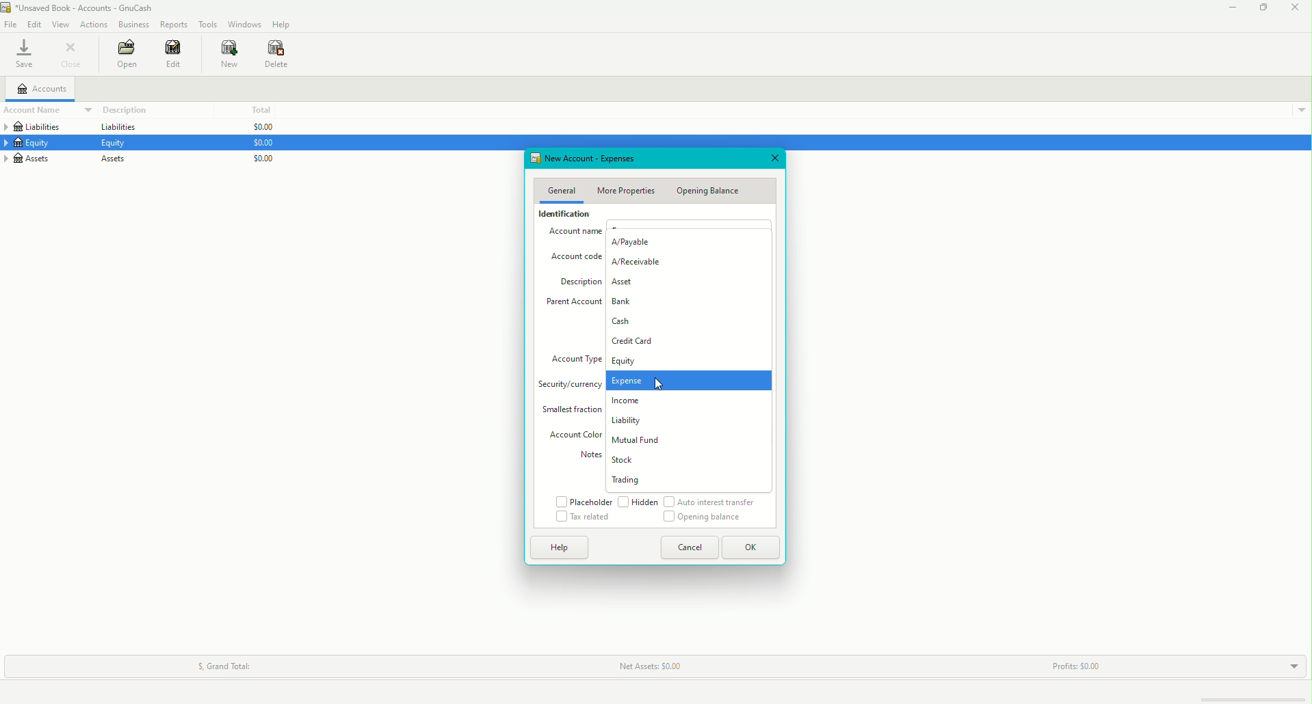 The height and width of the screenshot is (704, 1312). What do you see at coordinates (629, 420) in the screenshot?
I see `Liability` at bounding box center [629, 420].